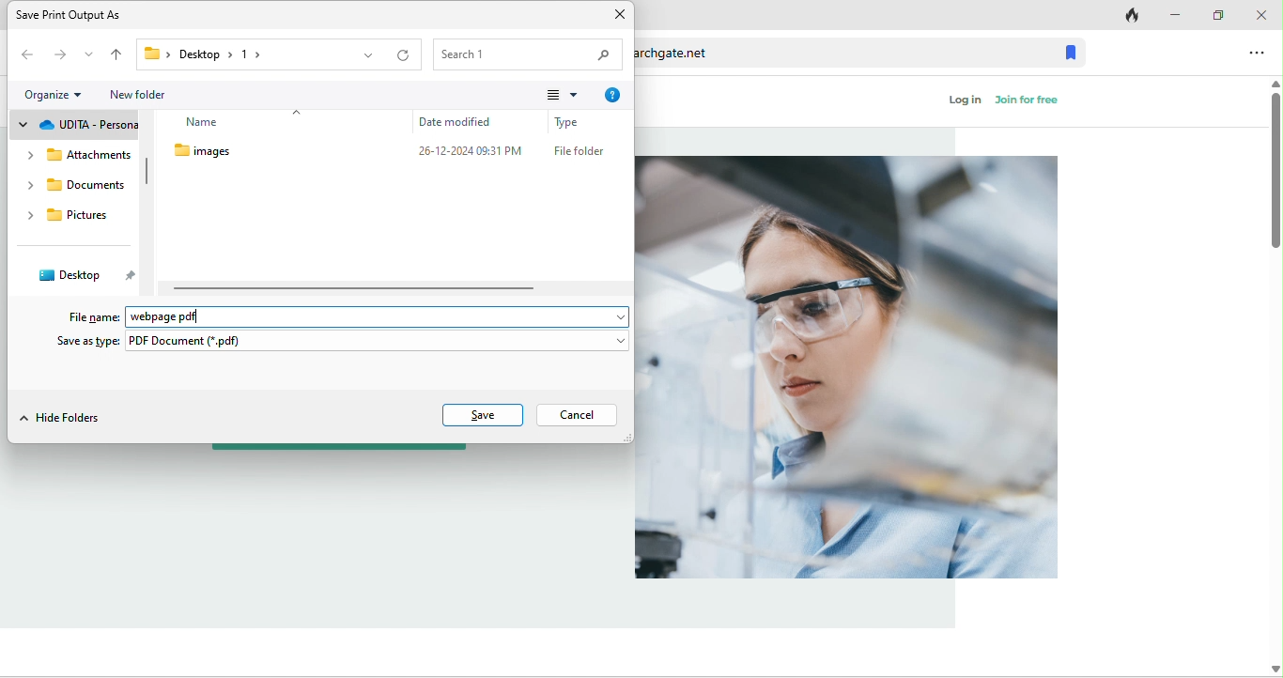  What do you see at coordinates (1260, 13) in the screenshot?
I see `close` at bounding box center [1260, 13].